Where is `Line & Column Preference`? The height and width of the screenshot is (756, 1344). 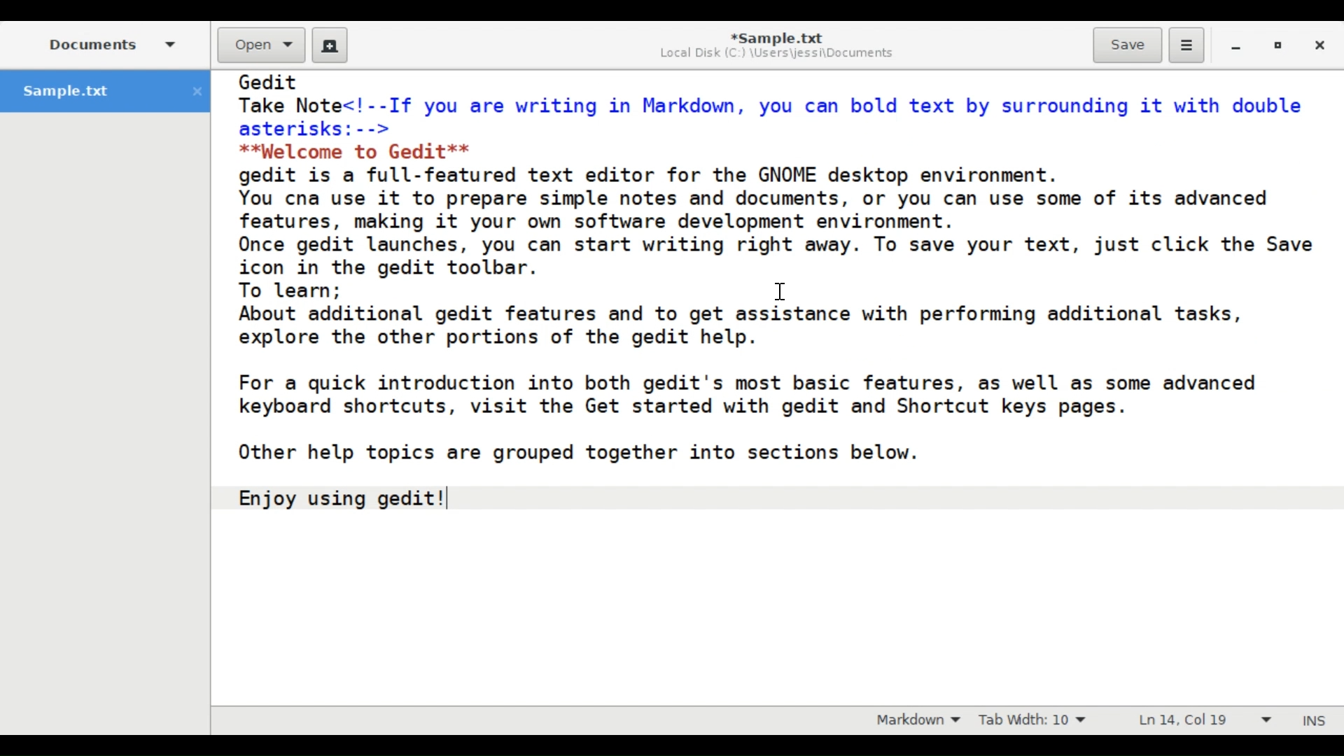 Line & Column Preference is located at coordinates (1206, 720).